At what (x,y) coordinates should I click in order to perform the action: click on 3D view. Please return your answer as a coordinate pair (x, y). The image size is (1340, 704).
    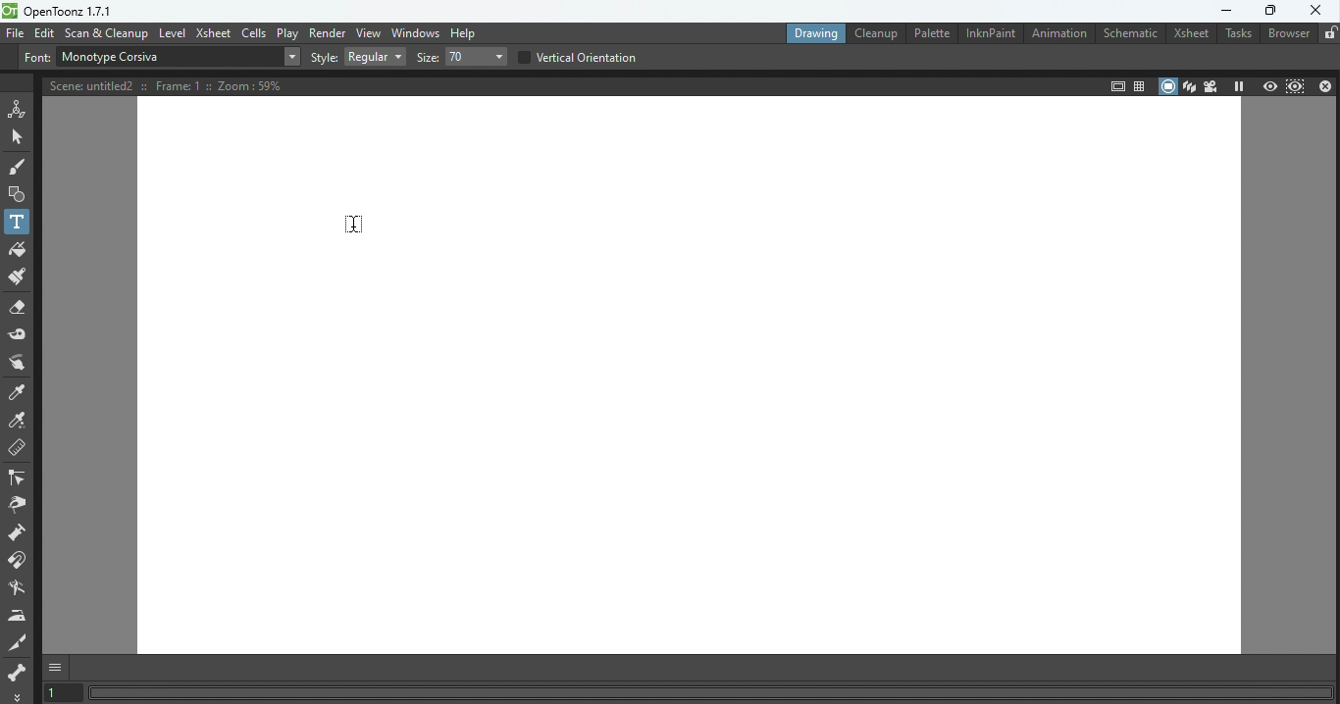
    Looking at the image, I should click on (1188, 87).